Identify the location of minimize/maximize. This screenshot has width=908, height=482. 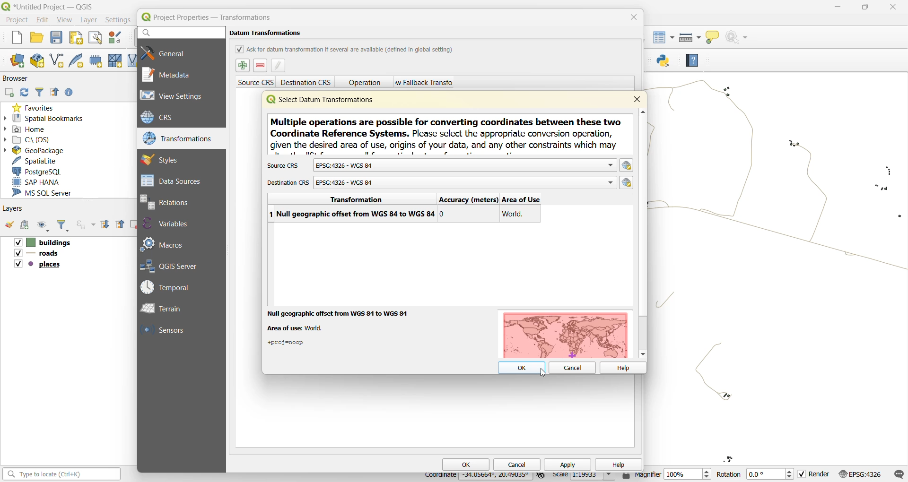
(866, 8).